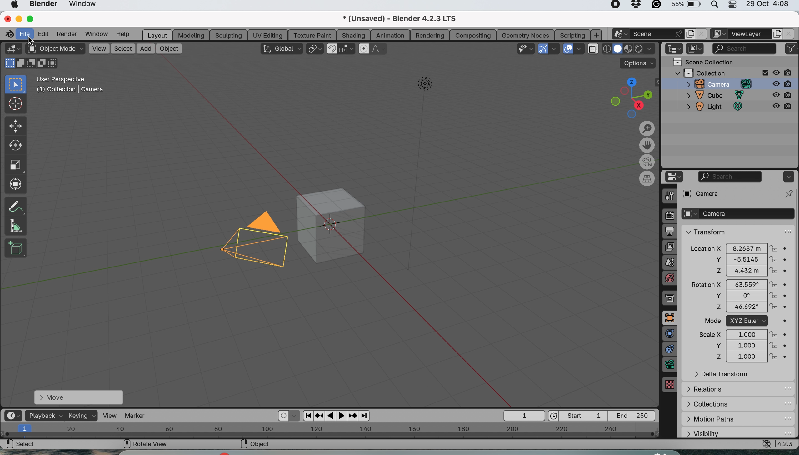 This screenshot has height=455, width=799. I want to click on compositing, so click(473, 35).